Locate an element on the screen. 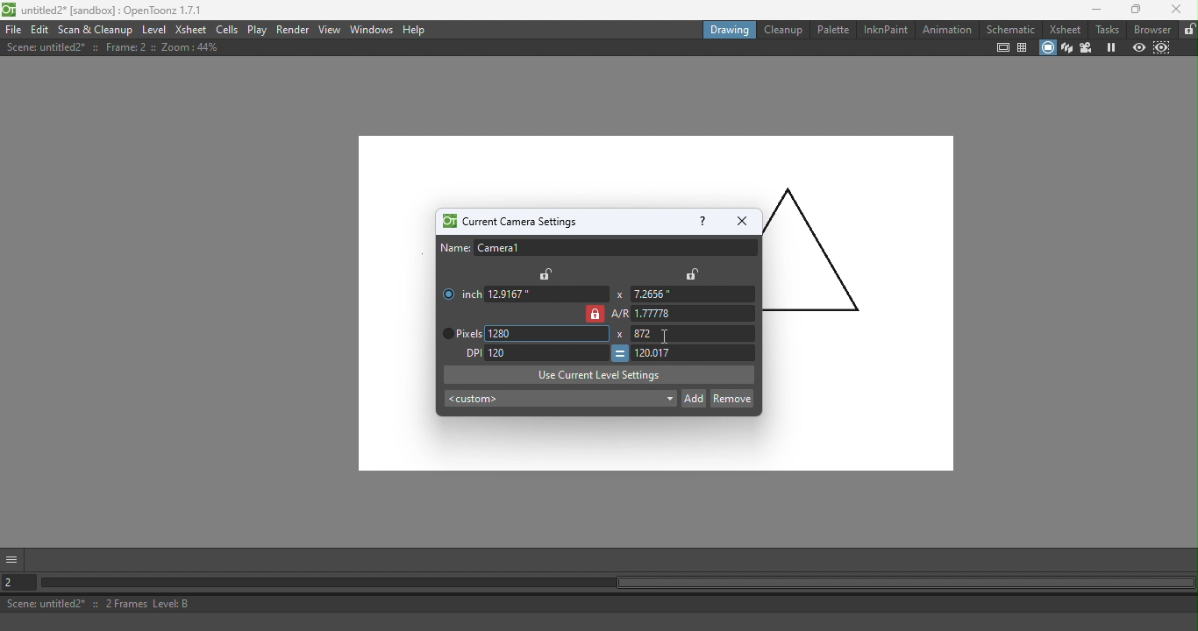  Minimize is located at coordinates (1090, 10).